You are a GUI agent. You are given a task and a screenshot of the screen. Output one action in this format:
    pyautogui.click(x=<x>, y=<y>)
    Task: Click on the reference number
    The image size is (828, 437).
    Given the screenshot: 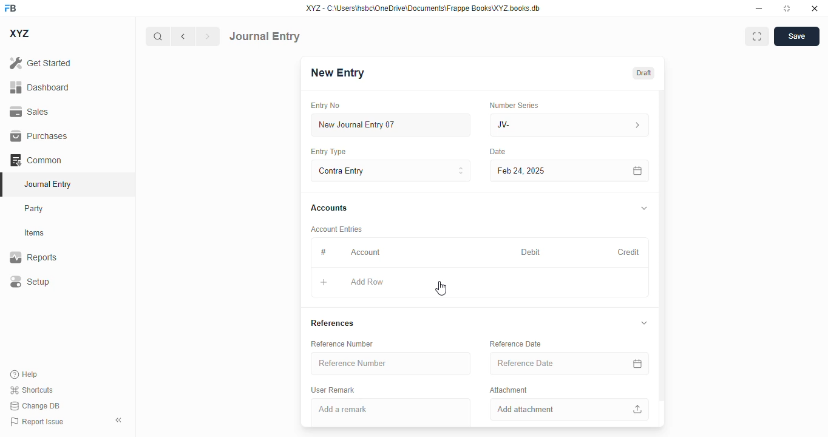 What is the action you would take?
    pyautogui.click(x=392, y=364)
    